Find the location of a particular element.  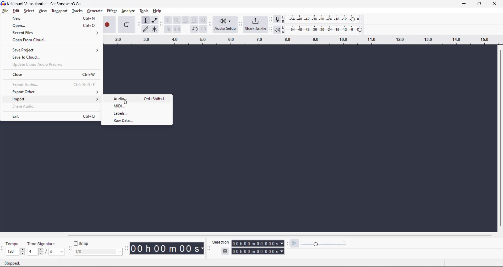

effect is located at coordinates (112, 11).